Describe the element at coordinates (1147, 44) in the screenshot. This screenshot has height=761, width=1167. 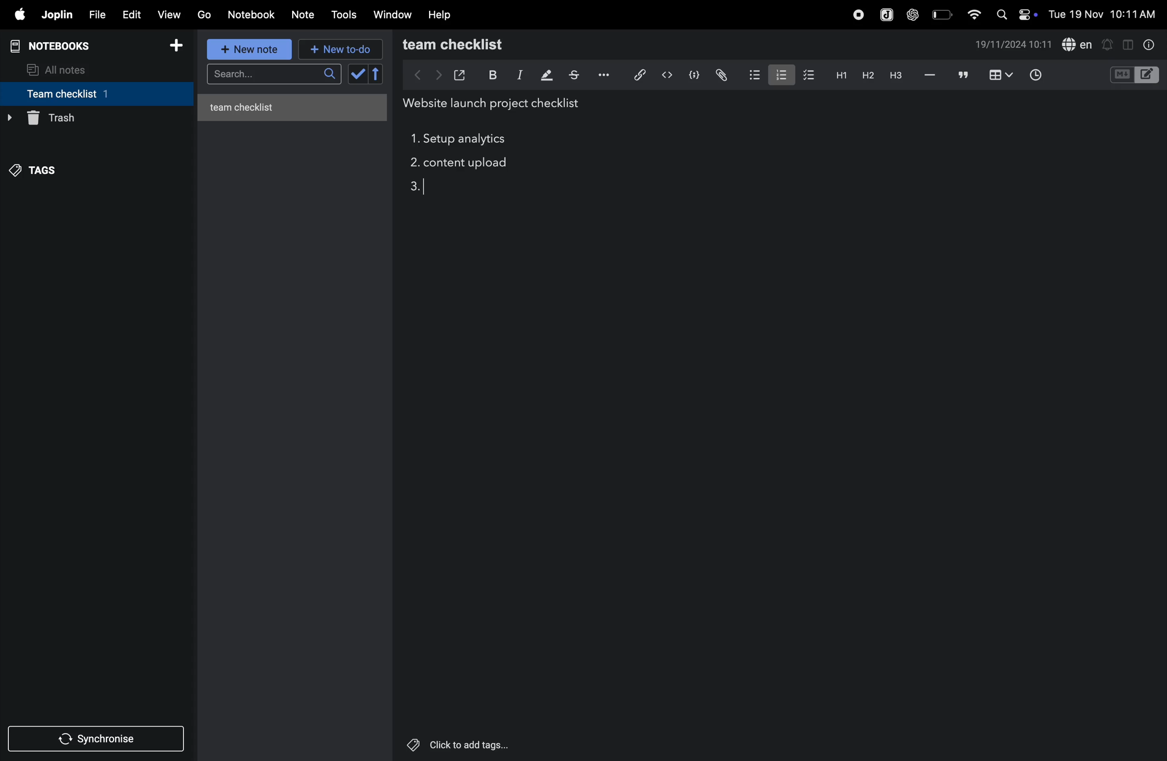
I see `info` at that location.